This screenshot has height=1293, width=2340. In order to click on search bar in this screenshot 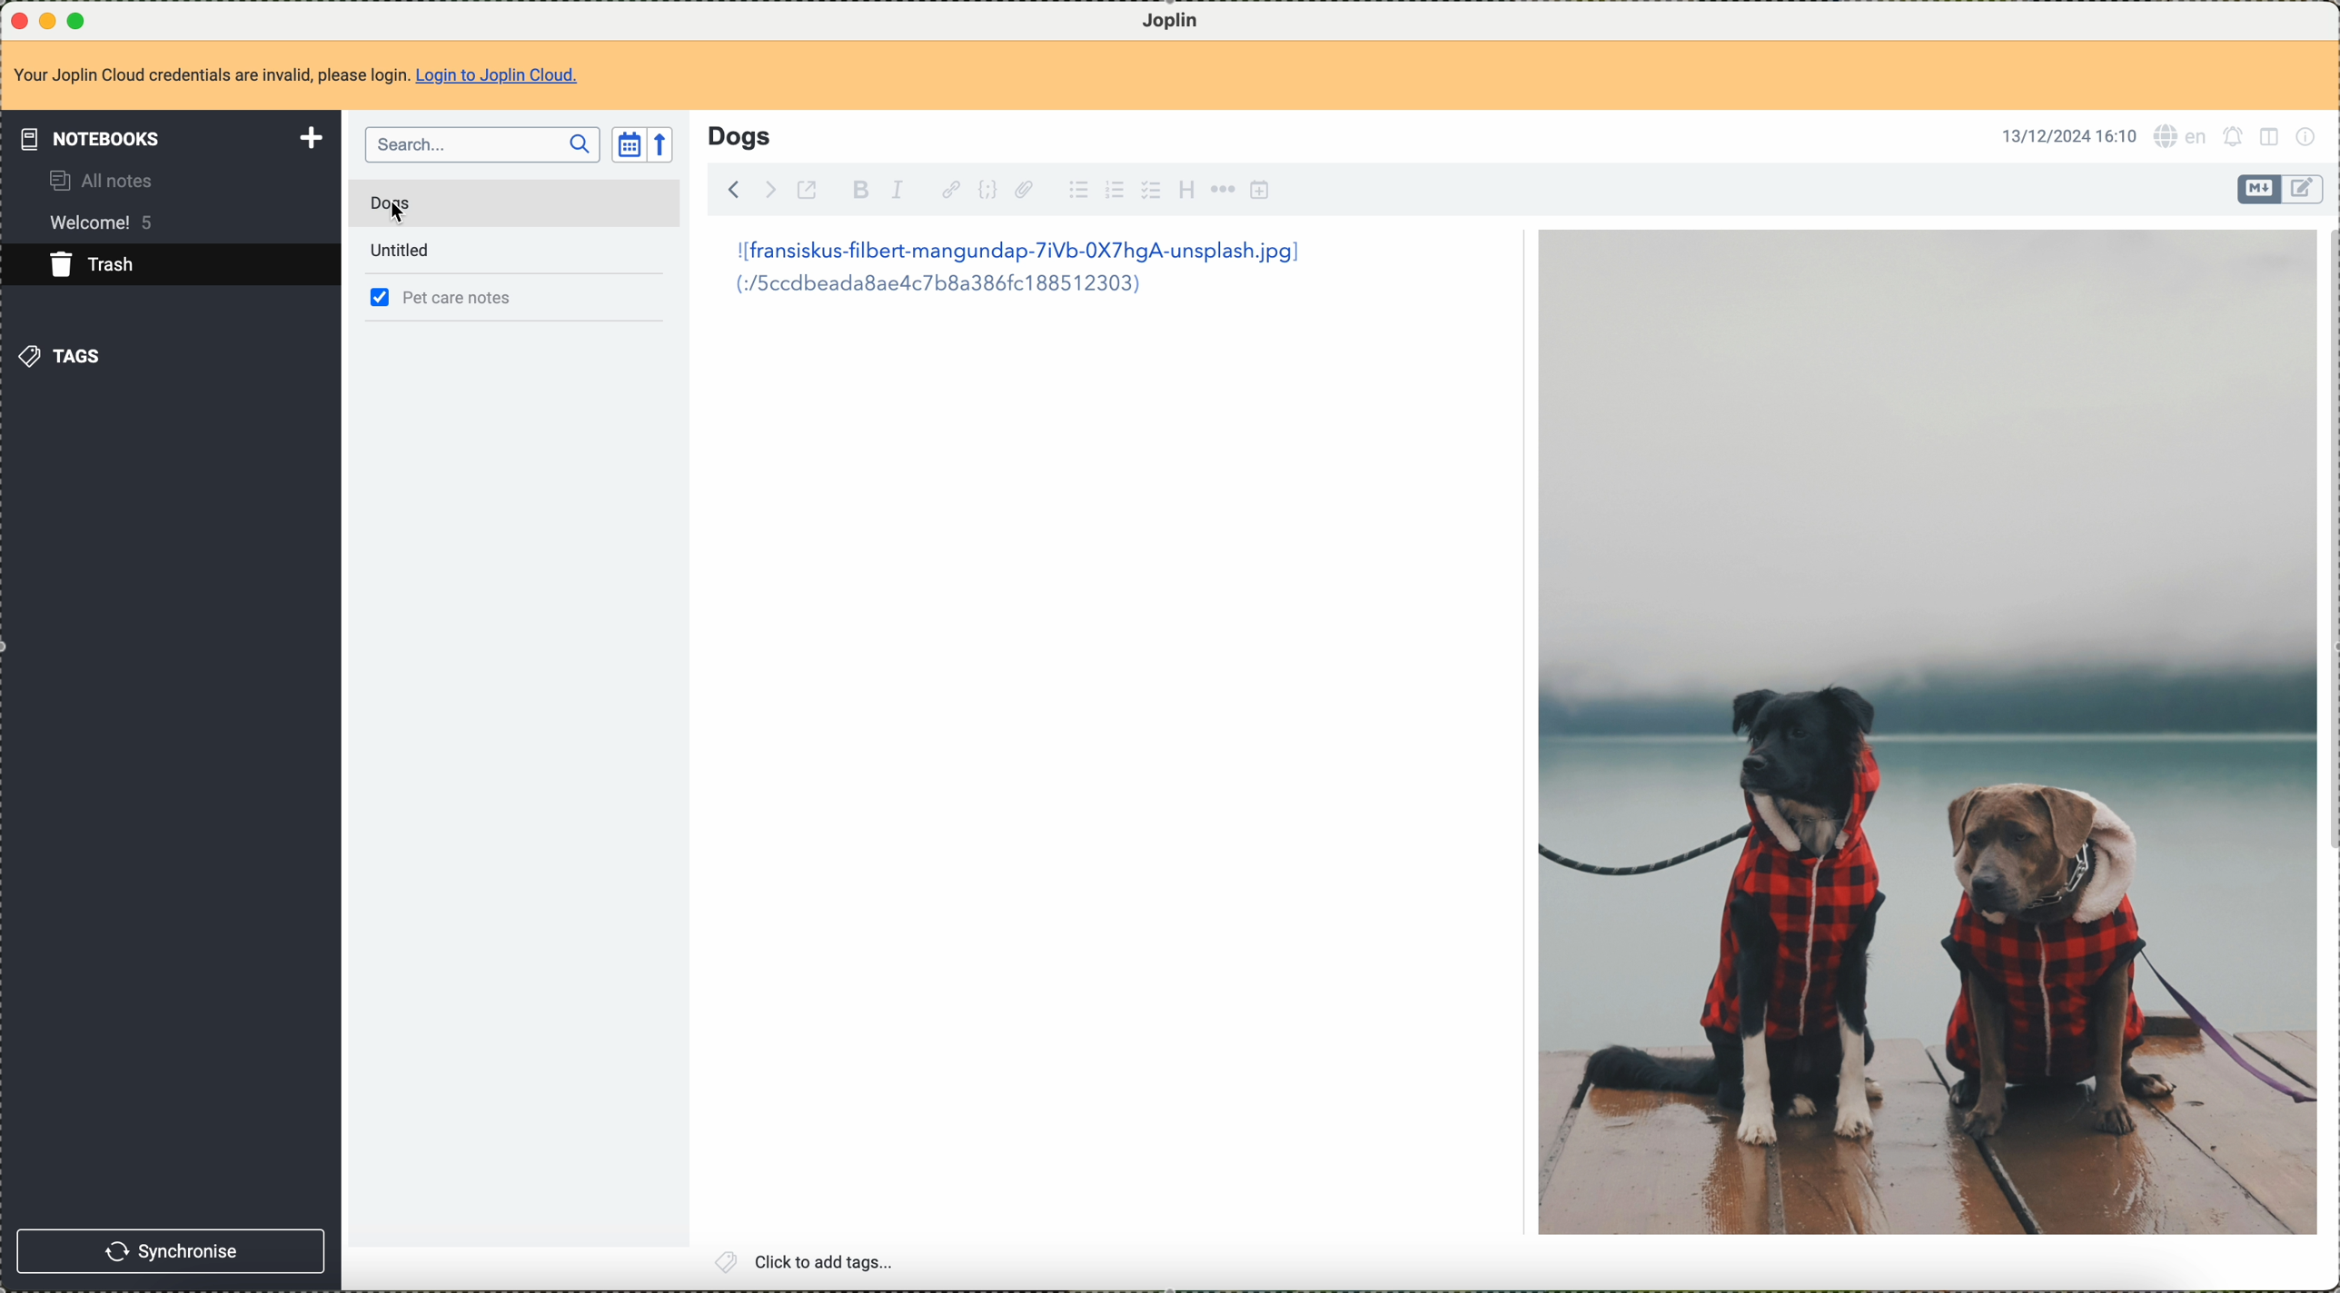, I will do `click(481, 146)`.